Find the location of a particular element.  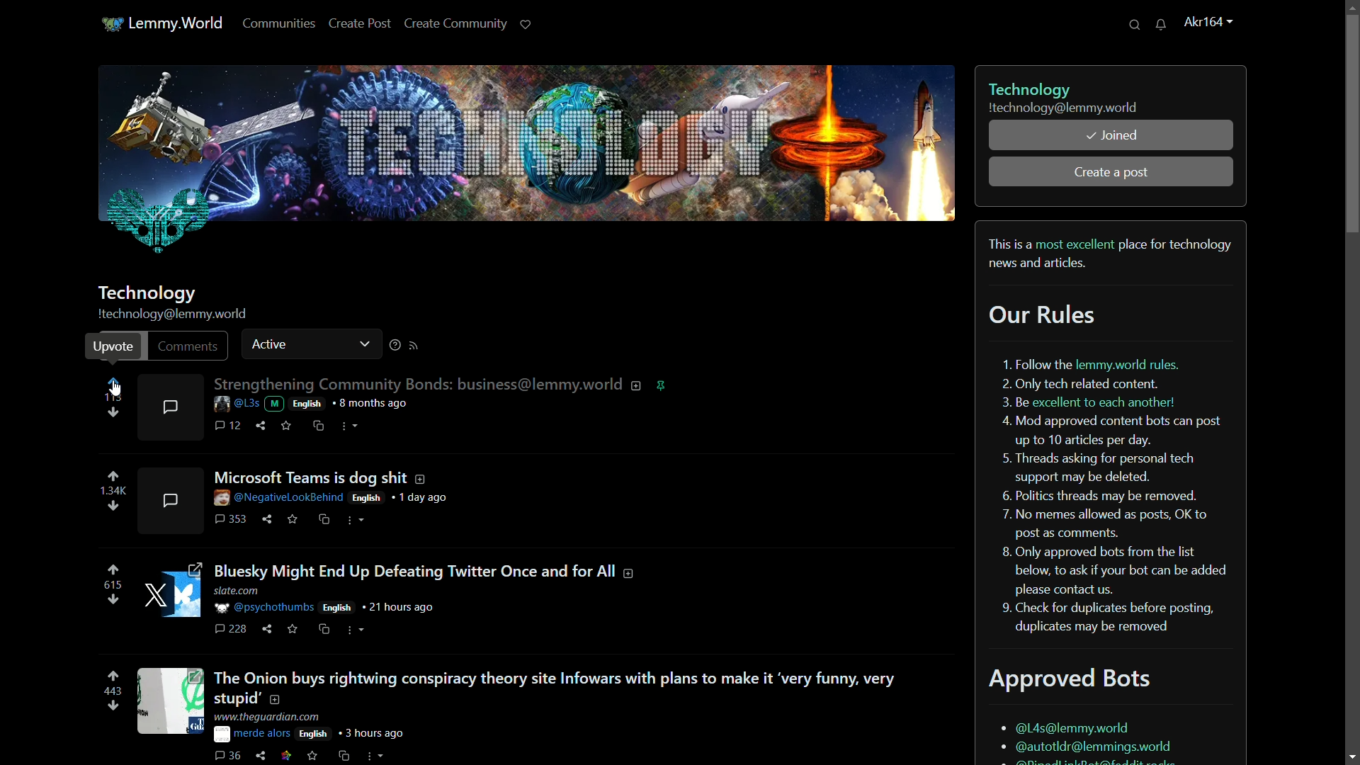

profile name is located at coordinates (177, 317).